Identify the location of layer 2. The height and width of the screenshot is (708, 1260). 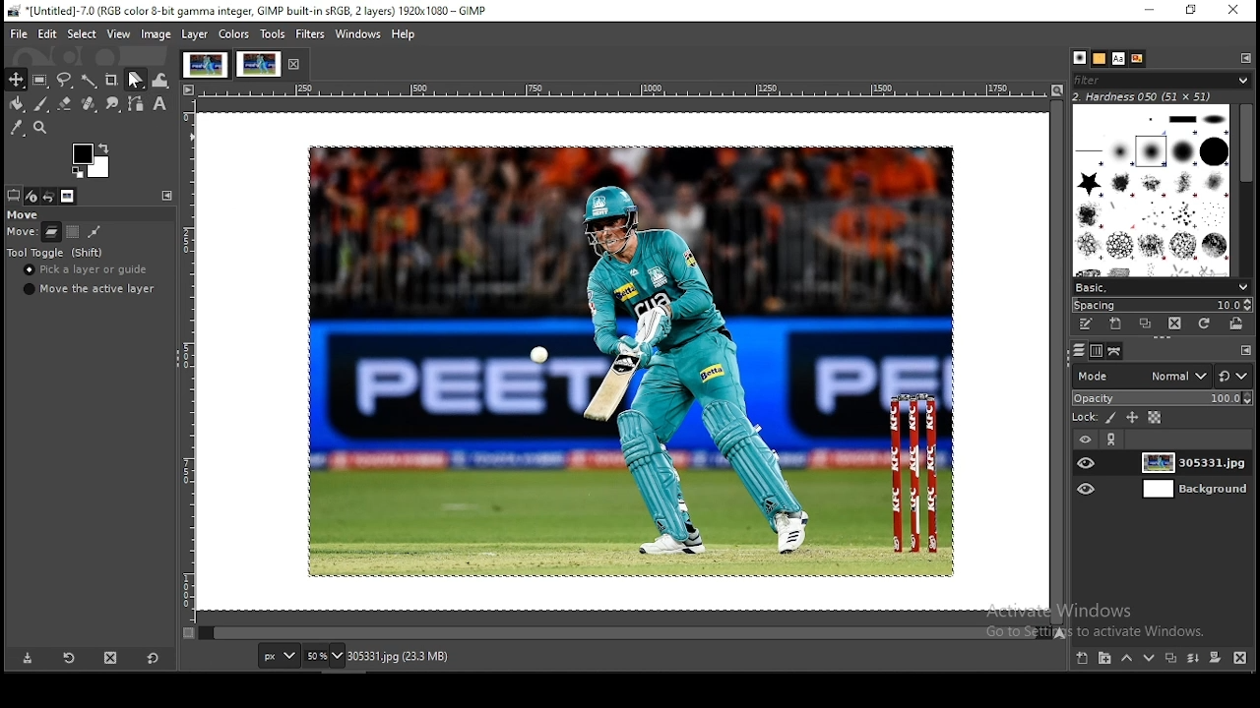
(1188, 491).